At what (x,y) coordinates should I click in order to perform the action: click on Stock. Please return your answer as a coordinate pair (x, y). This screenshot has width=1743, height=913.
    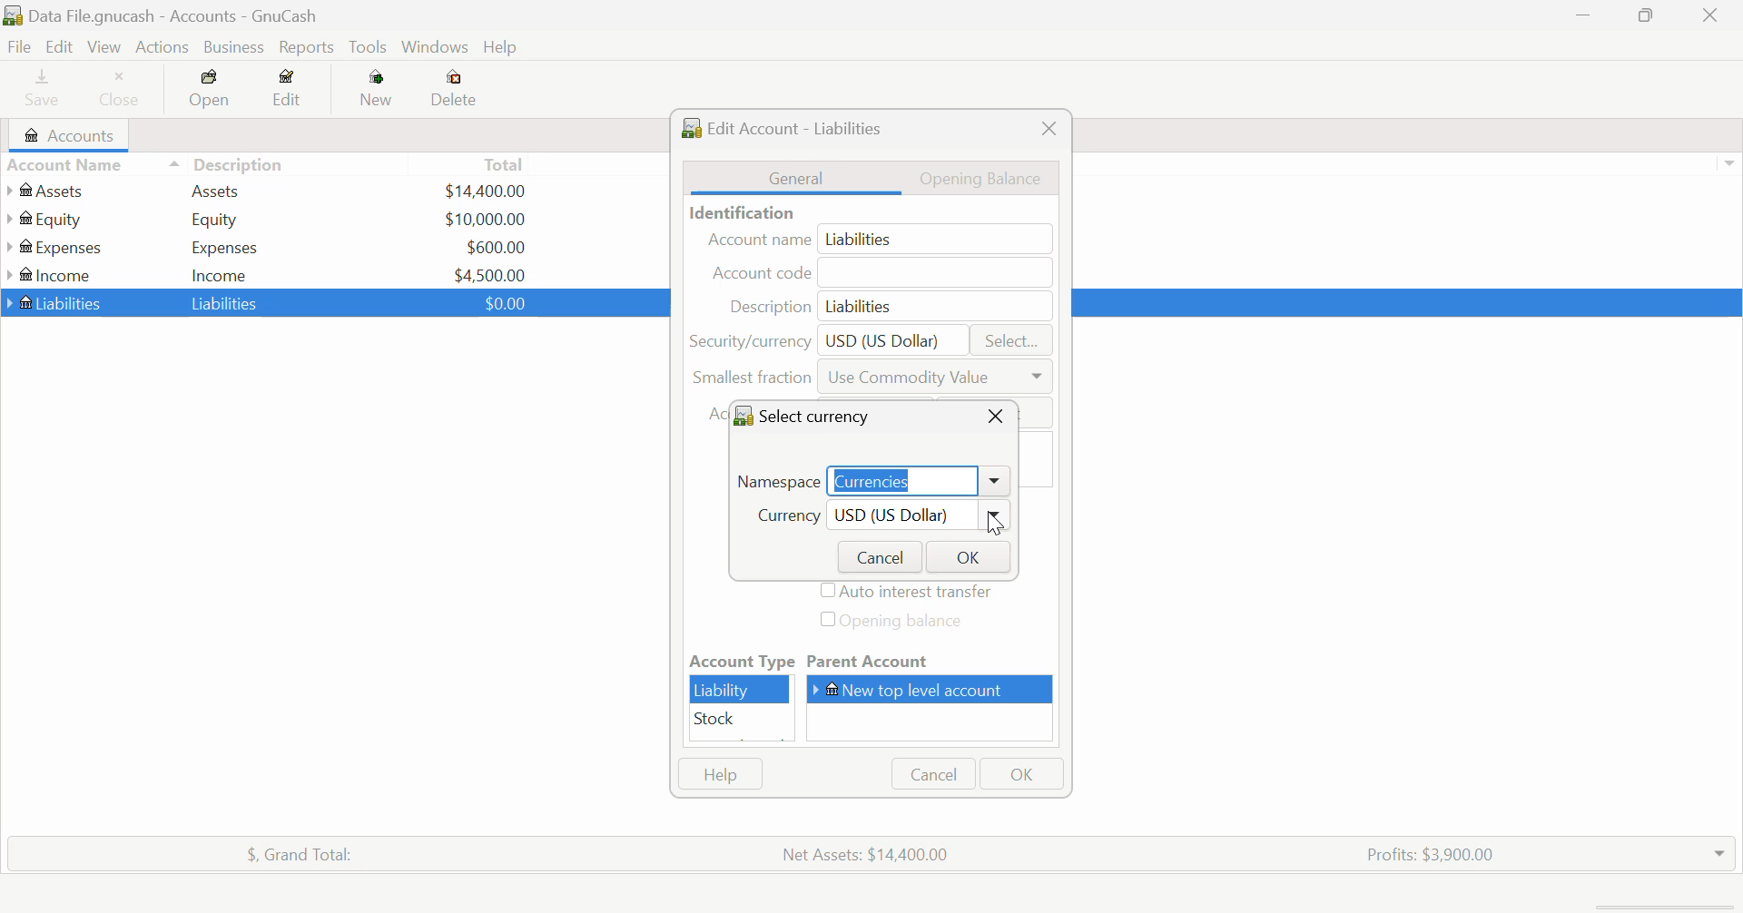
    Looking at the image, I should click on (741, 720).